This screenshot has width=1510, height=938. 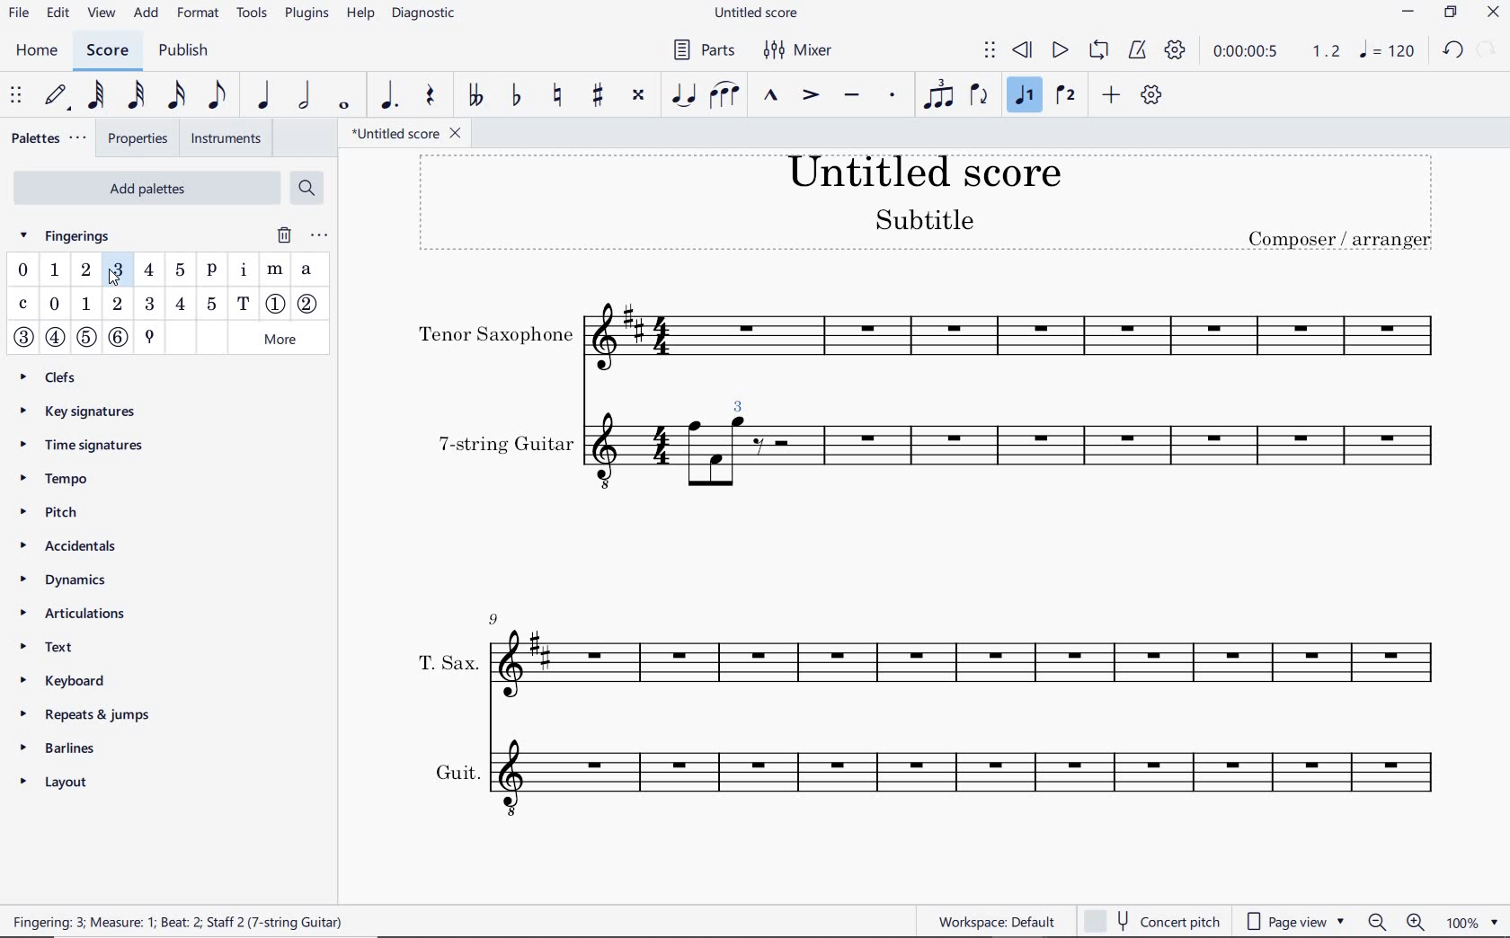 What do you see at coordinates (1109, 96) in the screenshot?
I see `ADD` at bounding box center [1109, 96].